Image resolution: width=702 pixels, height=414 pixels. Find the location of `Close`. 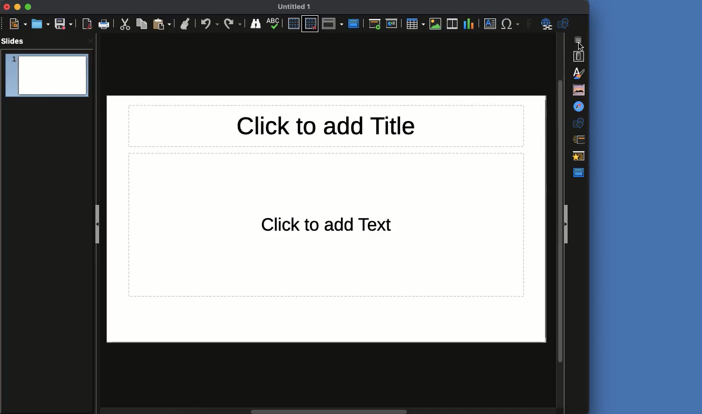

Close is located at coordinates (8, 7).